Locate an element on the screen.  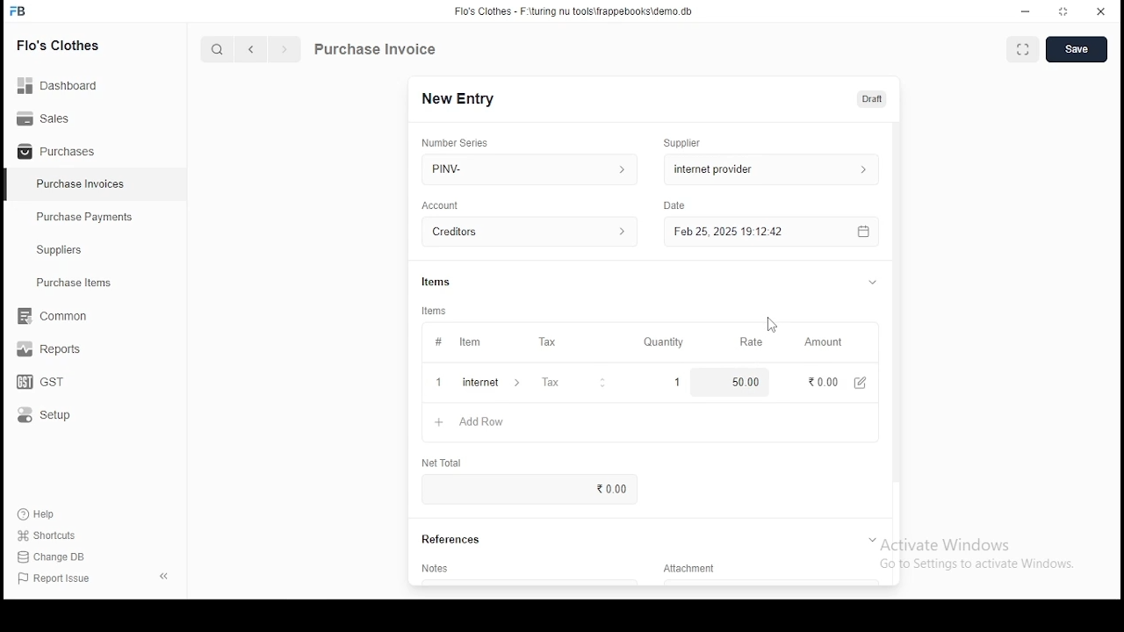
icon is located at coordinates (18, 11).